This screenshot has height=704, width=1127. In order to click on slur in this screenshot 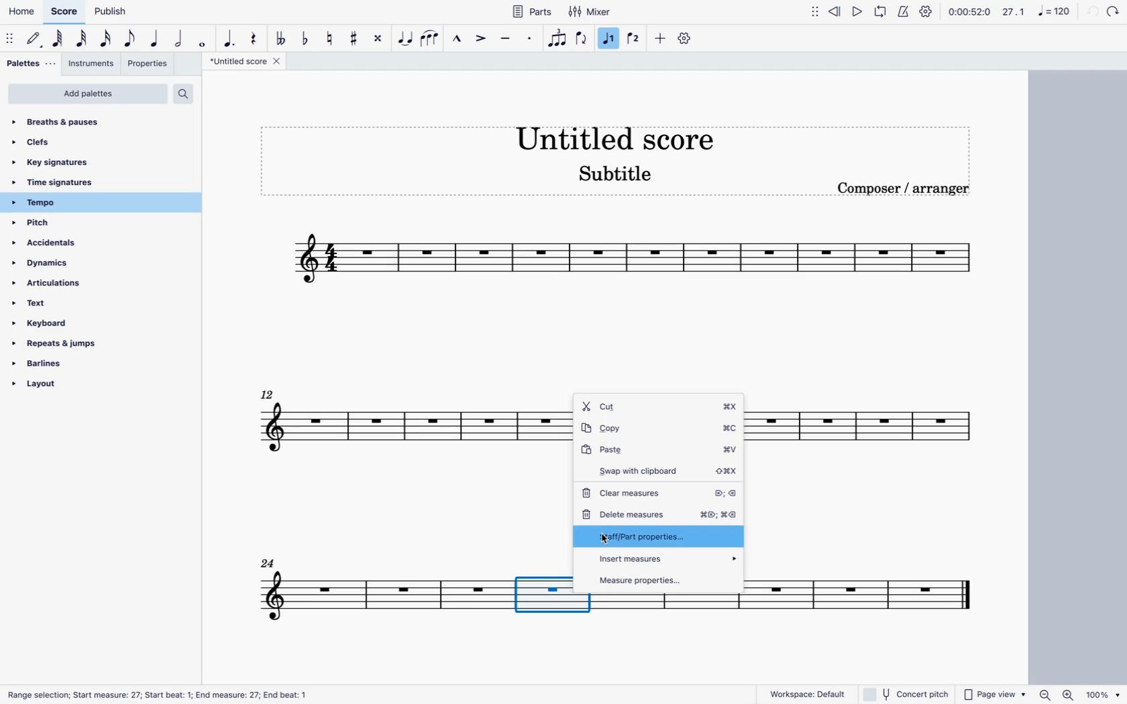, I will do `click(431, 39)`.